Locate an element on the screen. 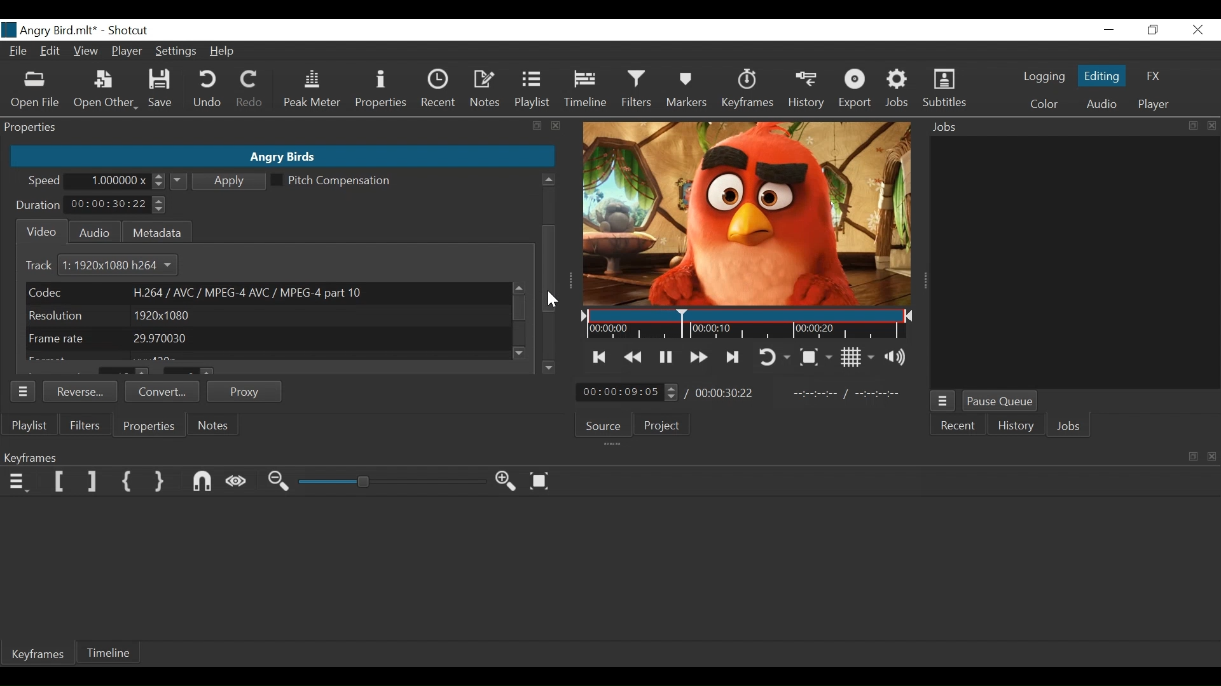 This screenshot has height=686, width=1221. Save is located at coordinates (161, 89).